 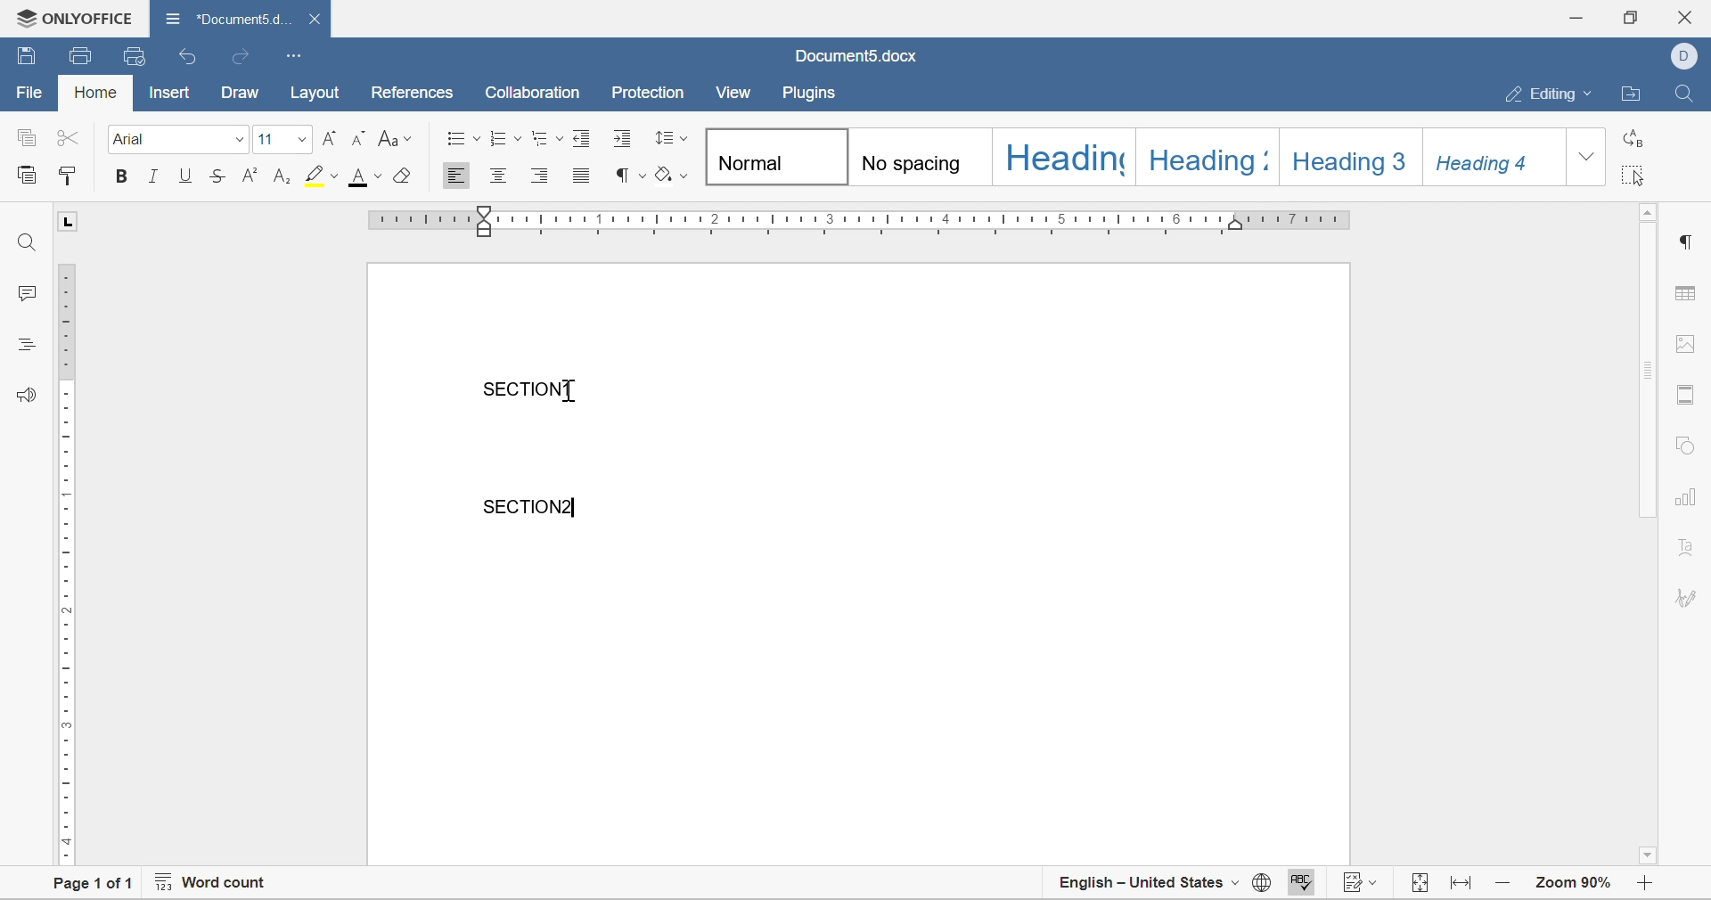 I want to click on document5.docx, so click(x=855, y=56).